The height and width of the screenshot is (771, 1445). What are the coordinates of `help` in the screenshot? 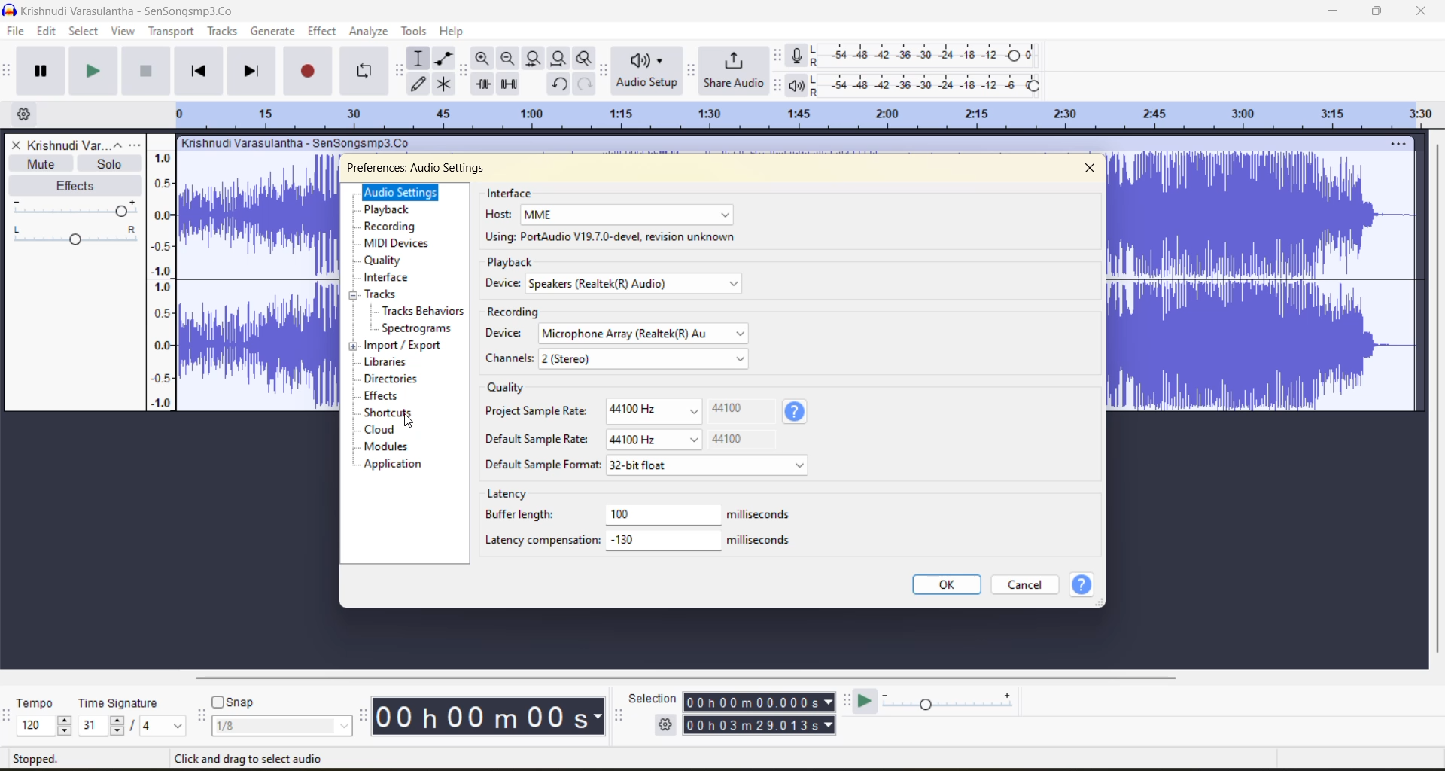 It's located at (454, 30).